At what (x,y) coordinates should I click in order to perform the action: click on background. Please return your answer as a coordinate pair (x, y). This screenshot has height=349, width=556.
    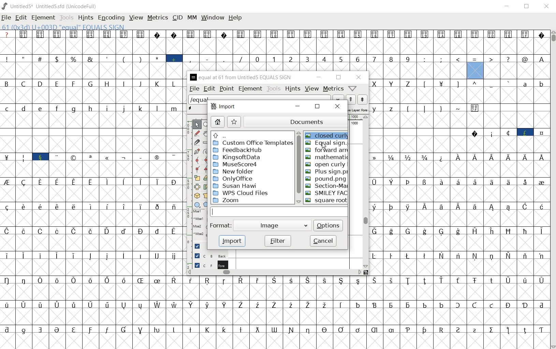
    Looking at the image, I should click on (210, 255).